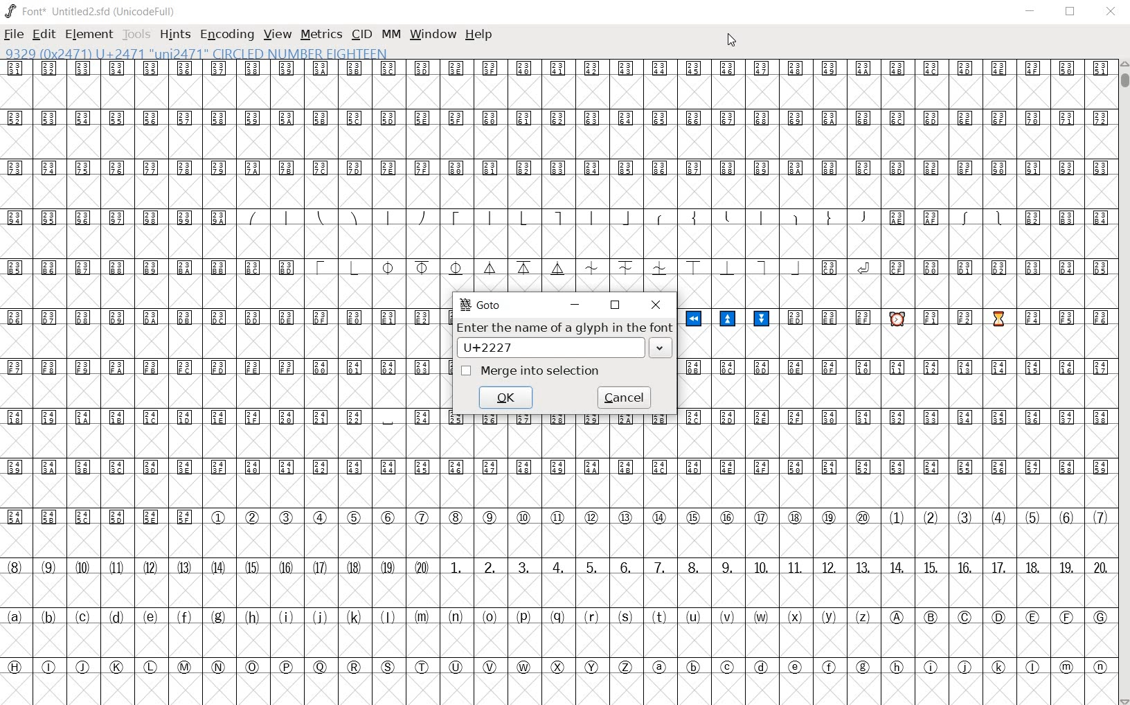  Describe the element at coordinates (14, 36) in the screenshot. I see `file` at that location.